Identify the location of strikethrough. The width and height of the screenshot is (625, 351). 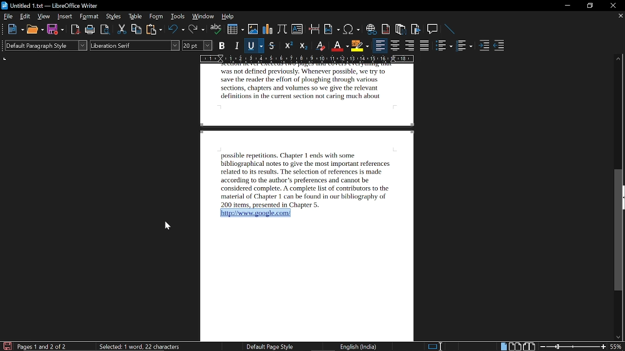
(271, 46).